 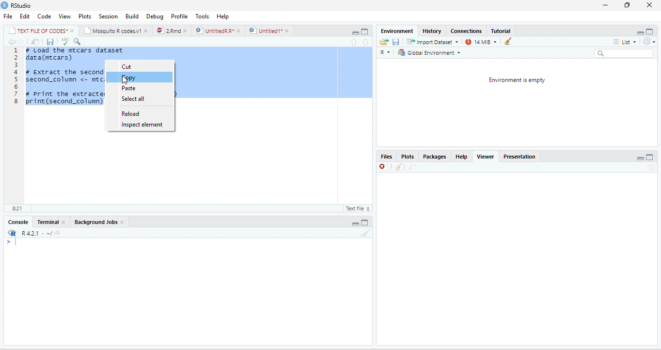 I want to click on move, so click(x=35, y=42).